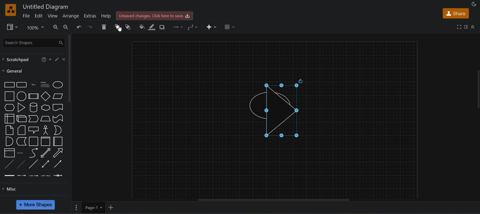  What do you see at coordinates (22, 85) in the screenshot?
I see `rounded rectangle` at bounding box center [22, 85].